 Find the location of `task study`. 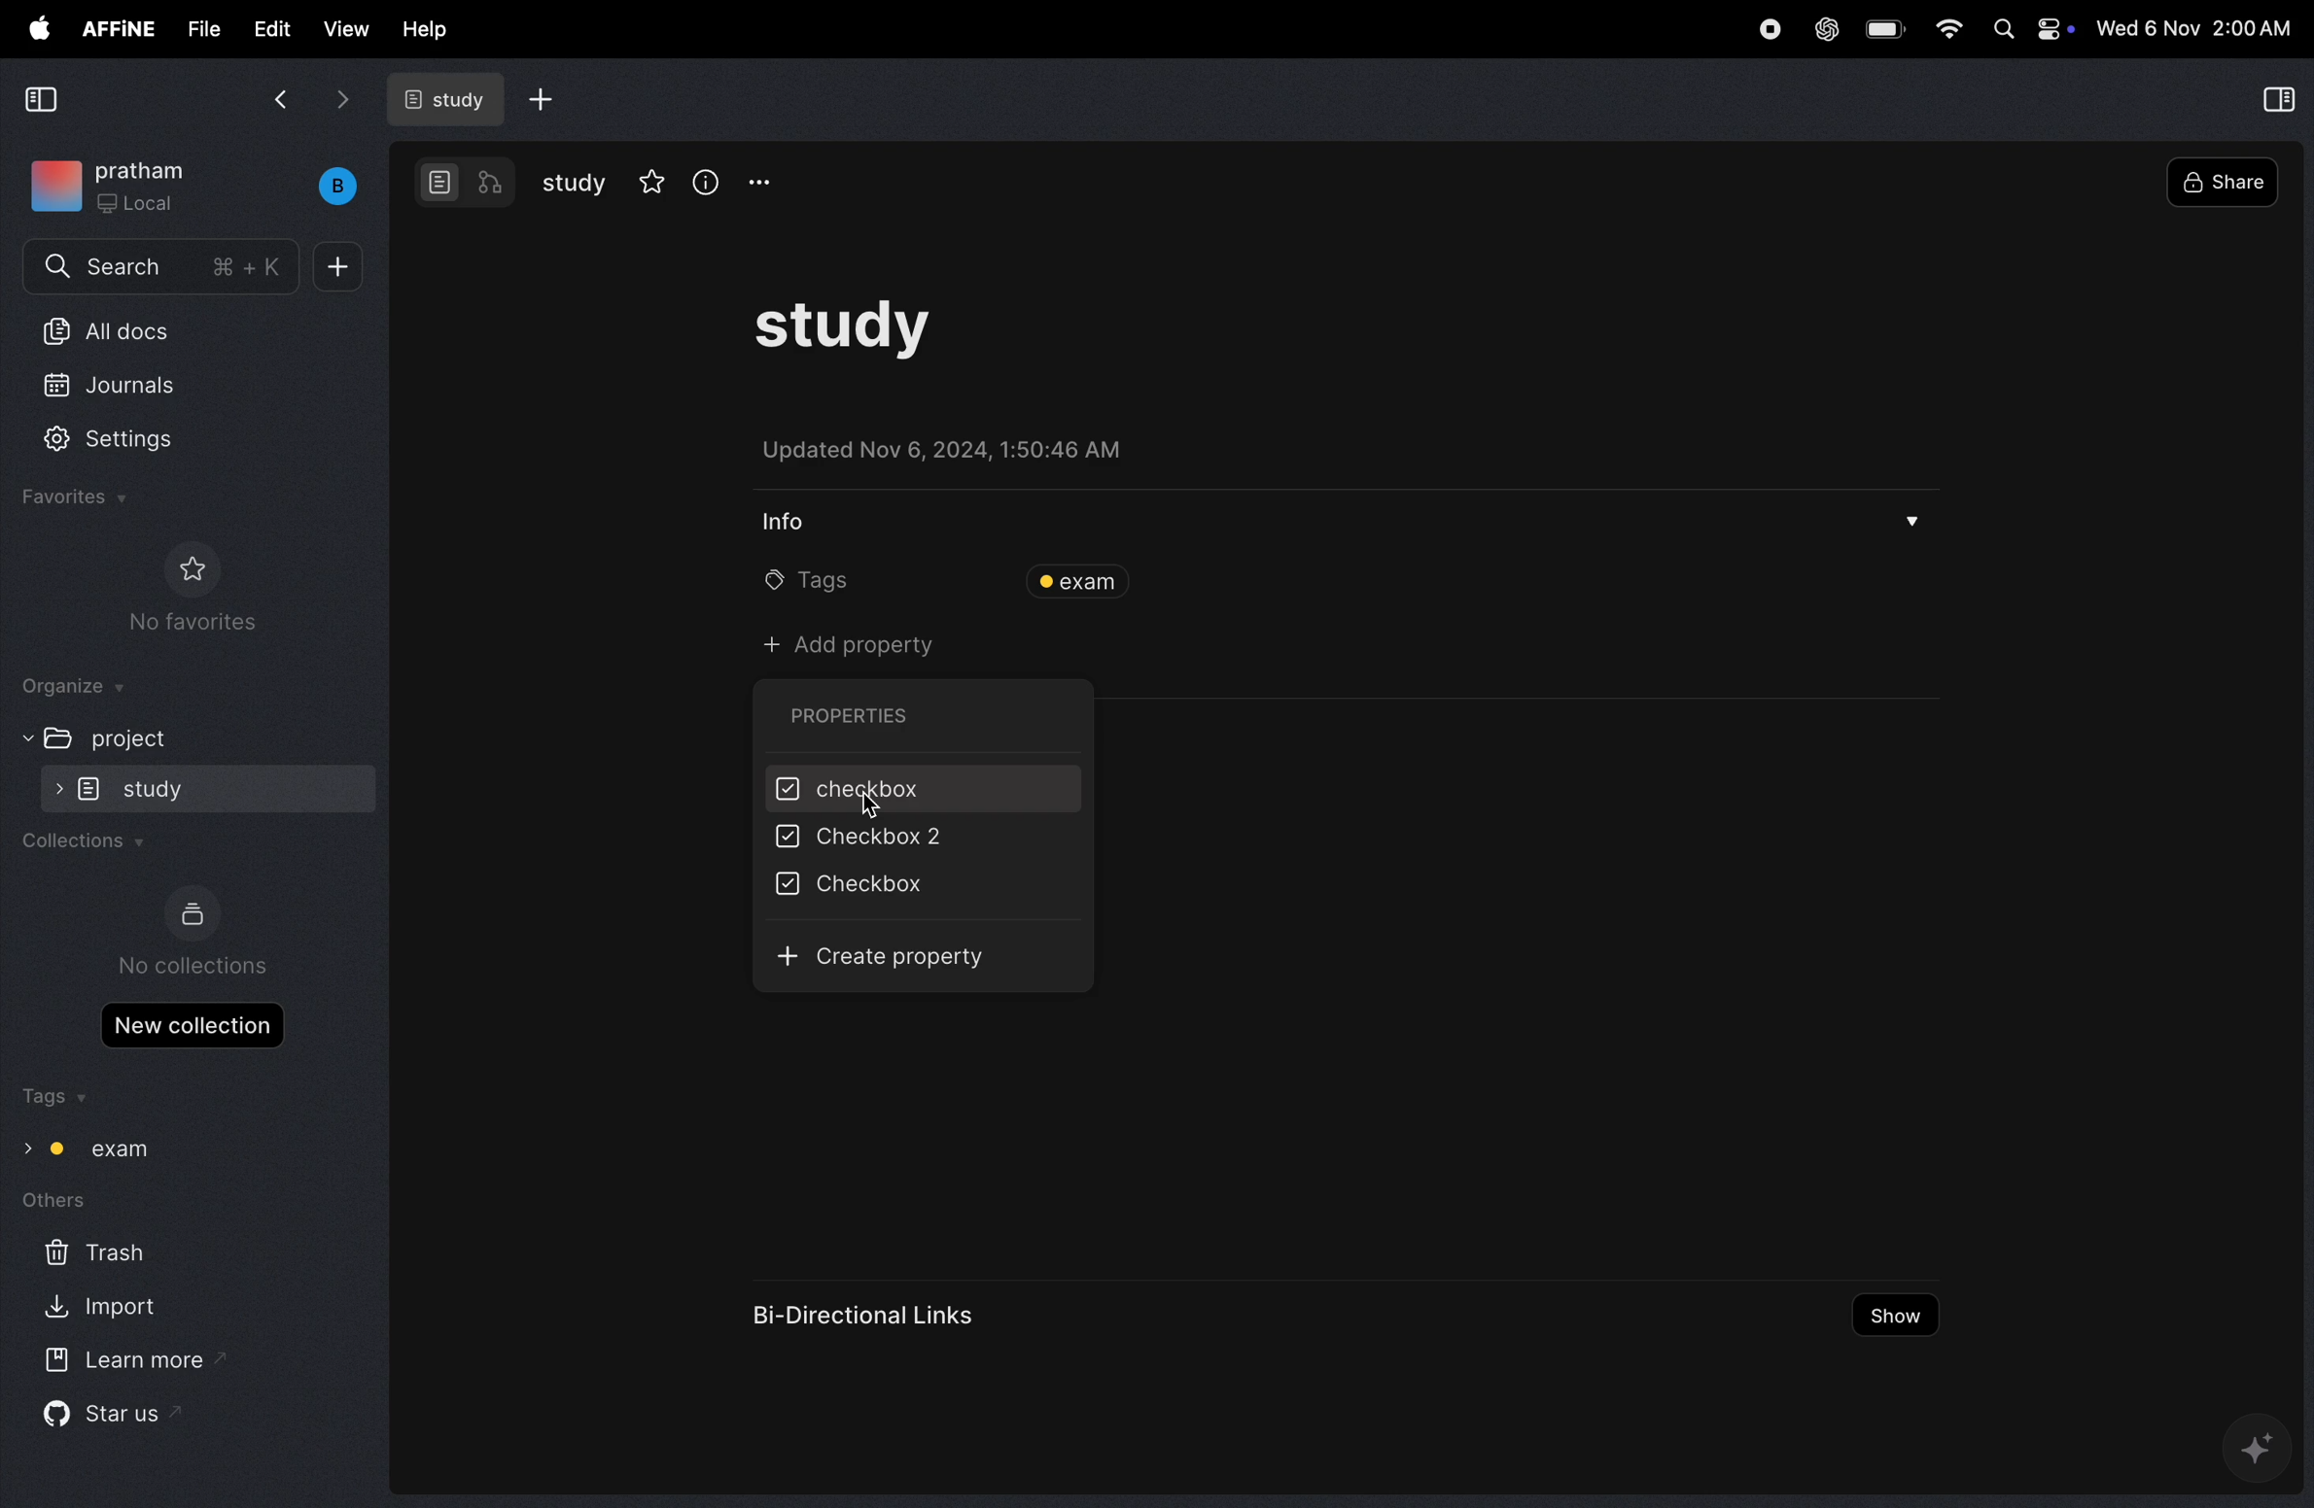

task study is located at coordinates (848, 327).